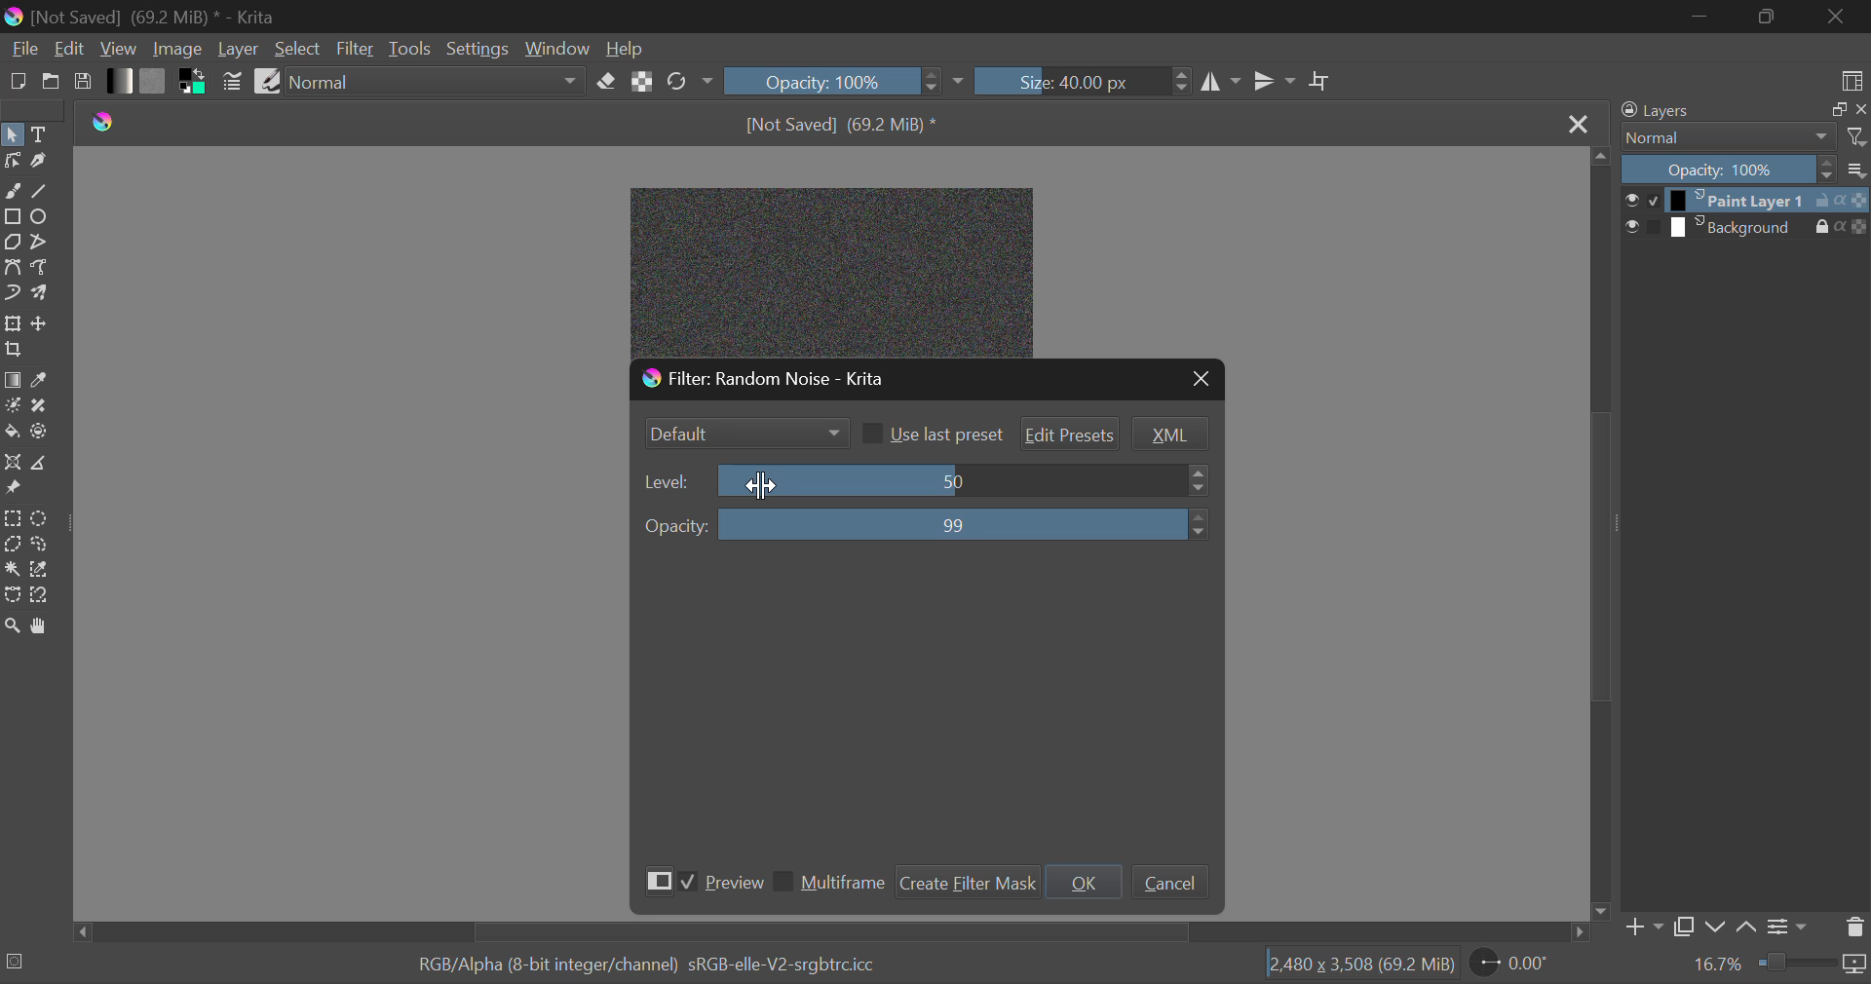  Describe the element at coordinates (39, 163) in the screenshot. I see `Calligraphic Tool` at that location.